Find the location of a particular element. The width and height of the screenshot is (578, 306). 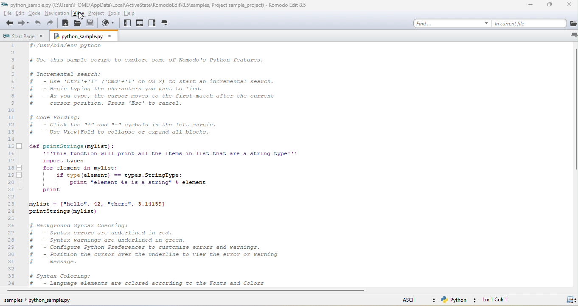

right pane is located at coordinates (153, 24).